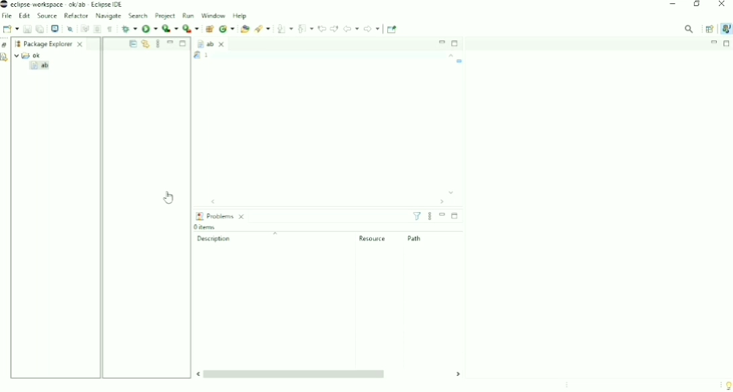 The image size is (733, 392). I want to click on Access commands and other items, so click(689, 29).